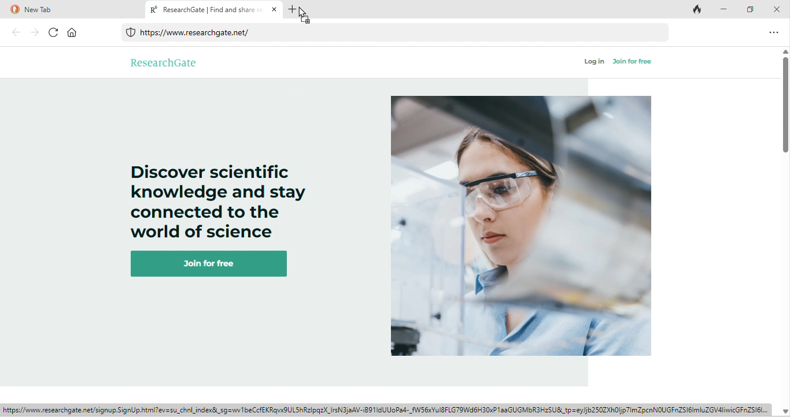 This screenshot has height=417, width=790. Describe the element at coordinates (73, 33) in the screenshot. I see `Home` at that location.